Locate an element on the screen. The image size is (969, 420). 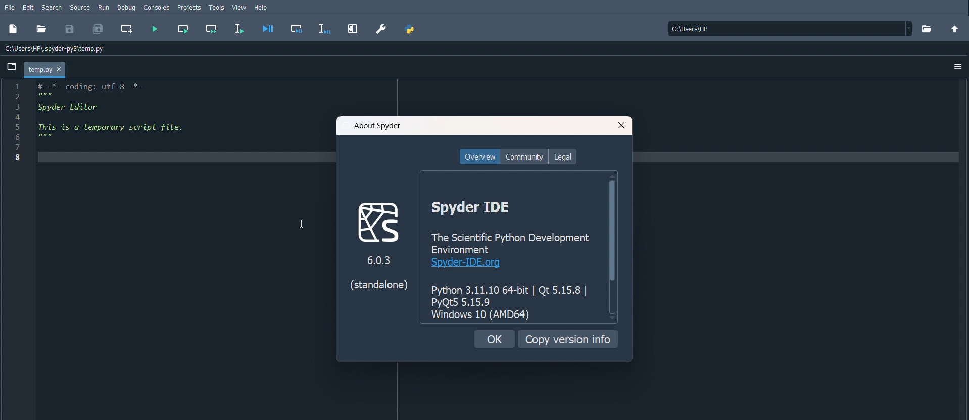
Copy version info is located at coordinates (567, 339).